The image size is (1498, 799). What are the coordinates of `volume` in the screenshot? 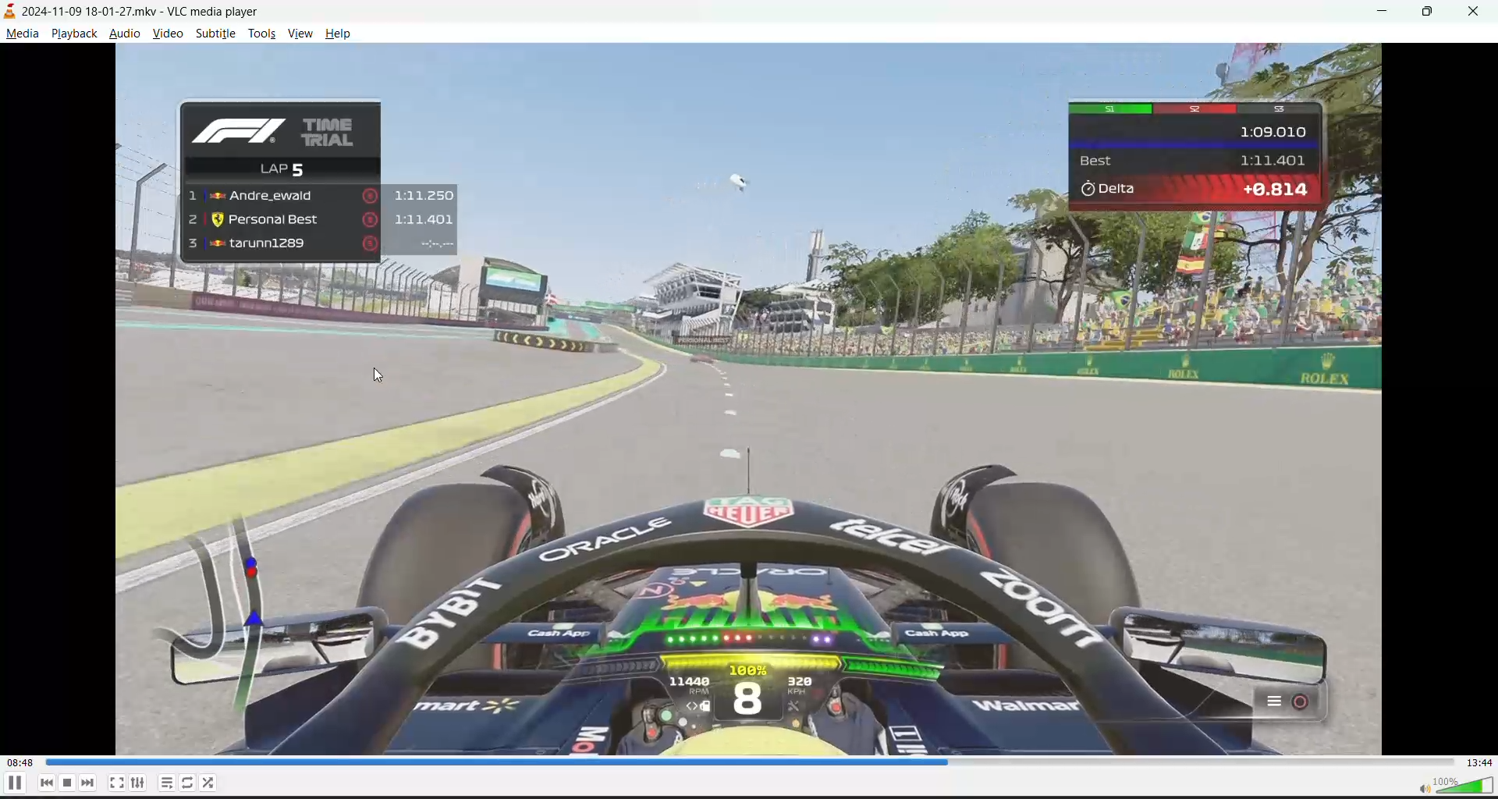 It's located at (1449, 783).